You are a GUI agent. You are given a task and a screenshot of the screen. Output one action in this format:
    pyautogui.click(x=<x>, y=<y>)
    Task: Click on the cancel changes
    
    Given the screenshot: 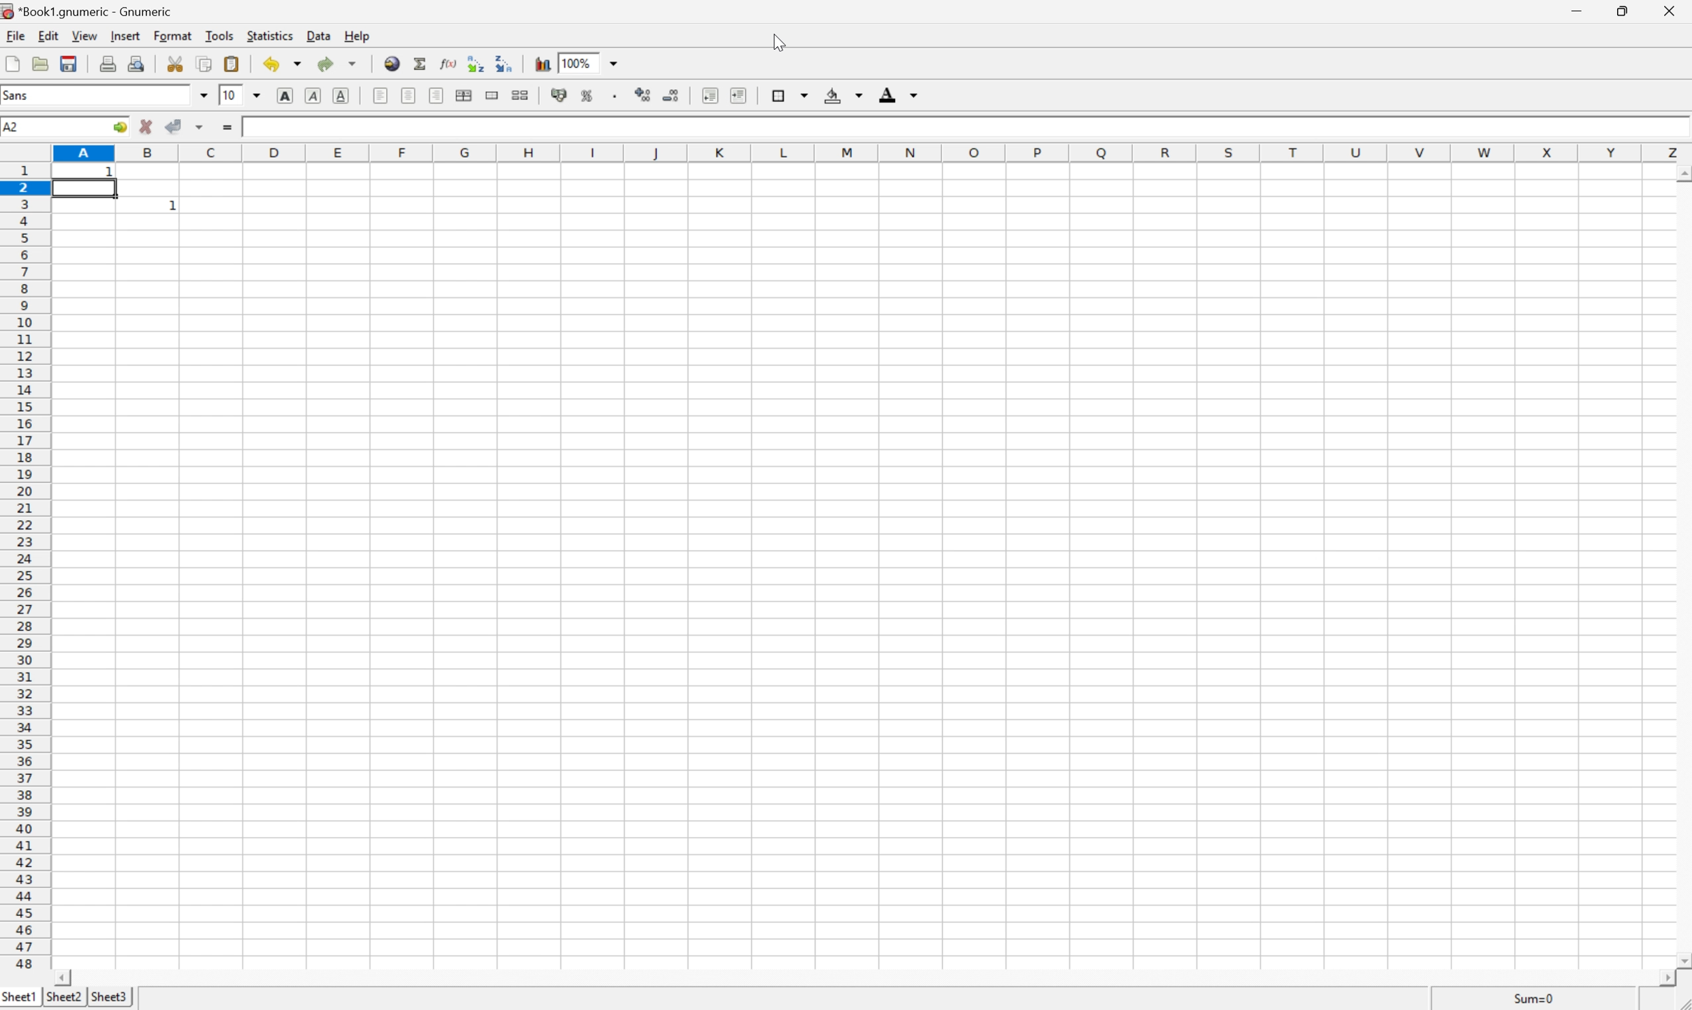 What is the action you would take?
    pyautogui.click(x=148, y=125)
    